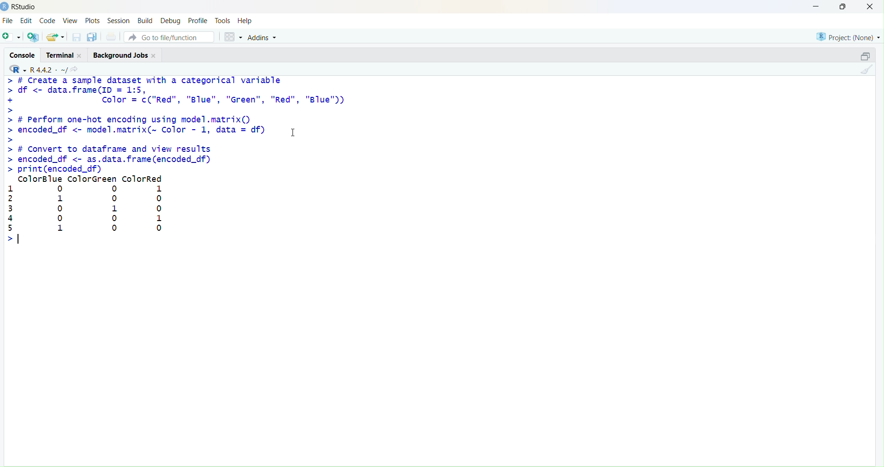  What do you see at coordinates (223, 21) in the screenshot?
I see `tools` at bounding box center [223, 21].